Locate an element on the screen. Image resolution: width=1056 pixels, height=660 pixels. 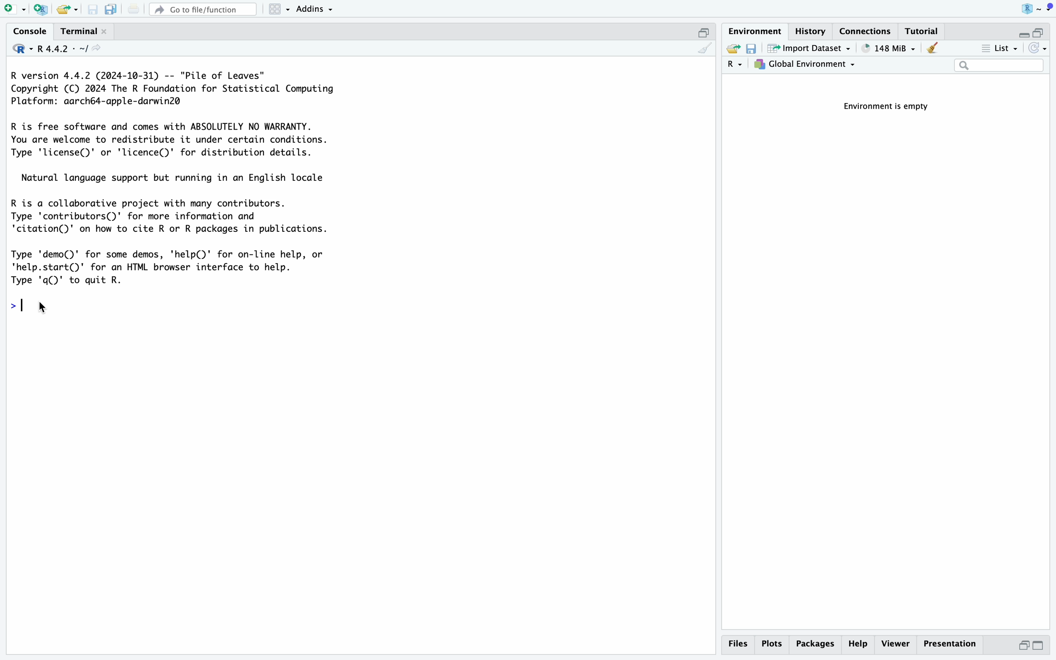
clear objects from the workspace is located at coordinates (932, 49).